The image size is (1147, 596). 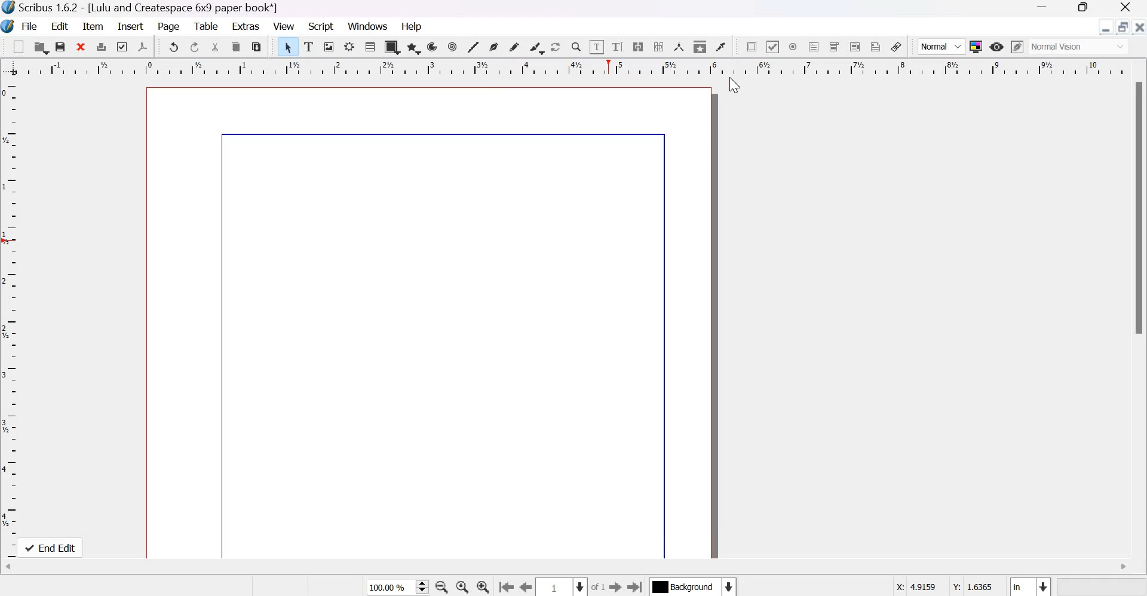 I want to click on arc, so click(x=434, y=47).